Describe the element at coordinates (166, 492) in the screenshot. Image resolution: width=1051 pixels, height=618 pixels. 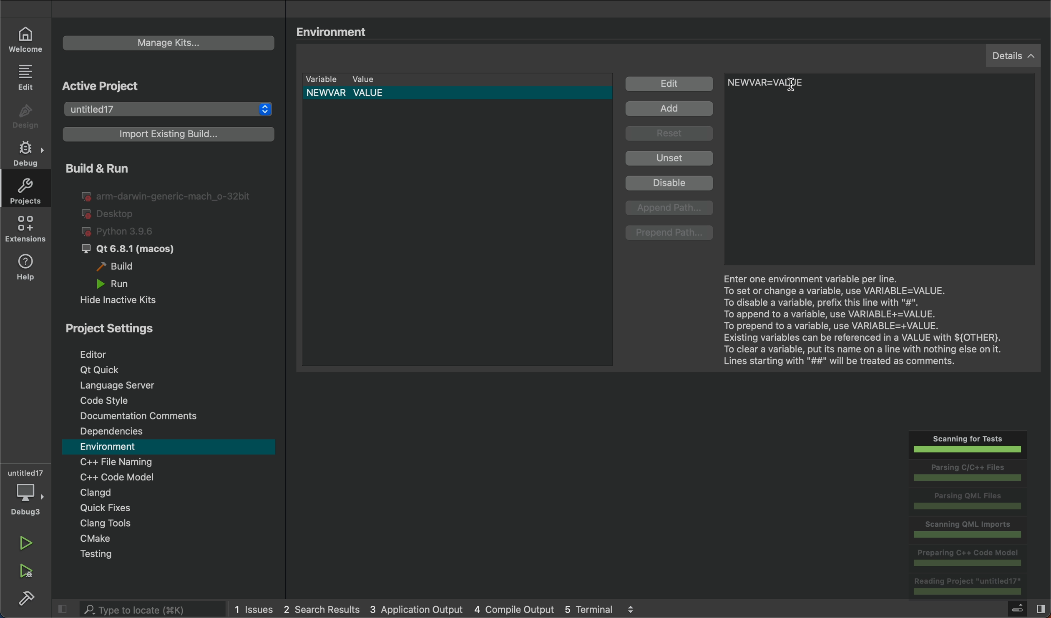
I see `Clangd` at that location.